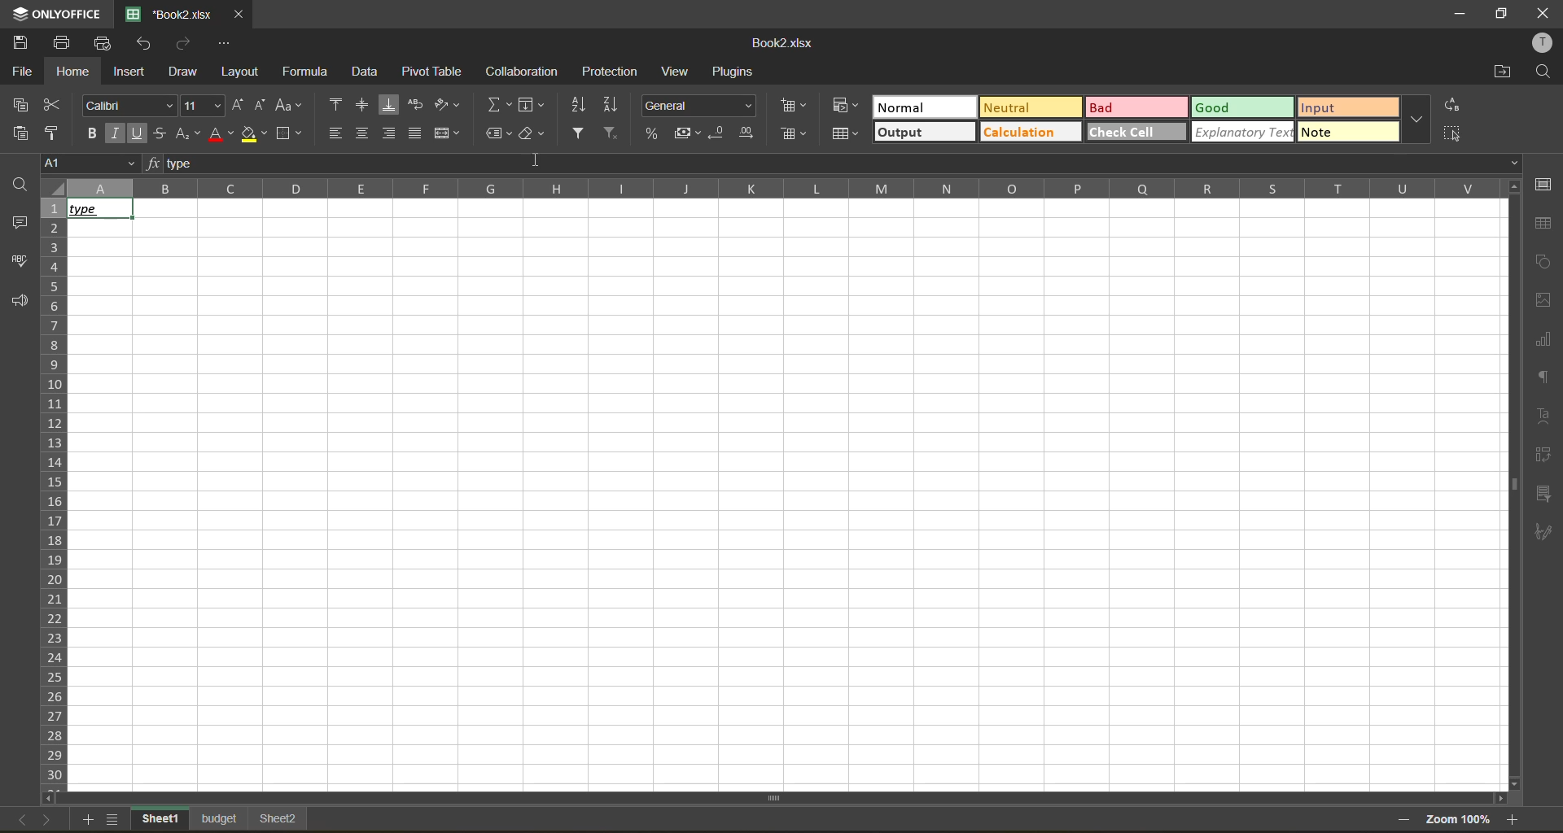 The image size is (1563, 833). I want to click on zoom factor, so click(1460, 818).